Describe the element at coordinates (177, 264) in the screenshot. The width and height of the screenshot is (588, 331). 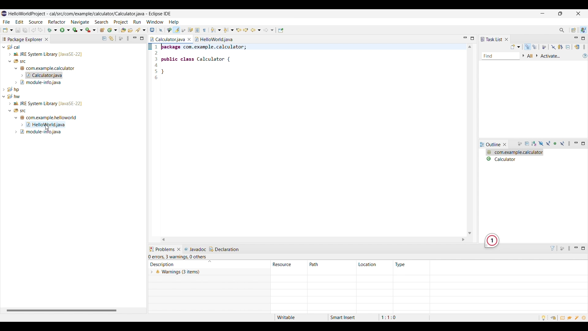
I see `Description` at that location.